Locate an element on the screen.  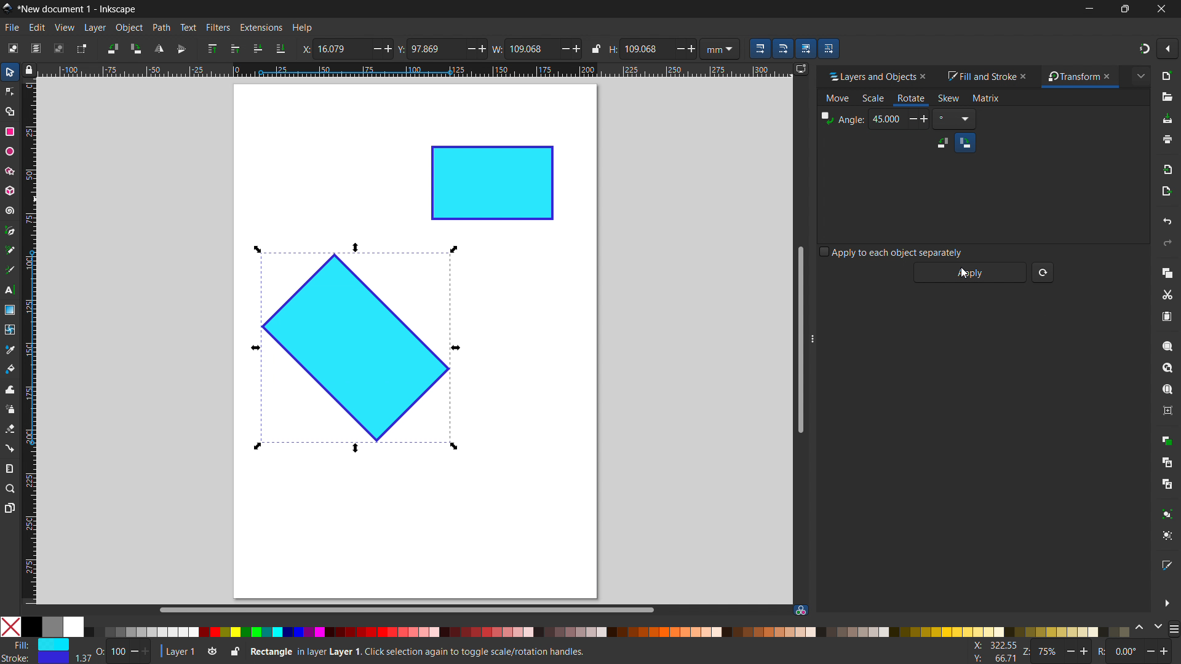
close is located at coordinates (1026, 76).